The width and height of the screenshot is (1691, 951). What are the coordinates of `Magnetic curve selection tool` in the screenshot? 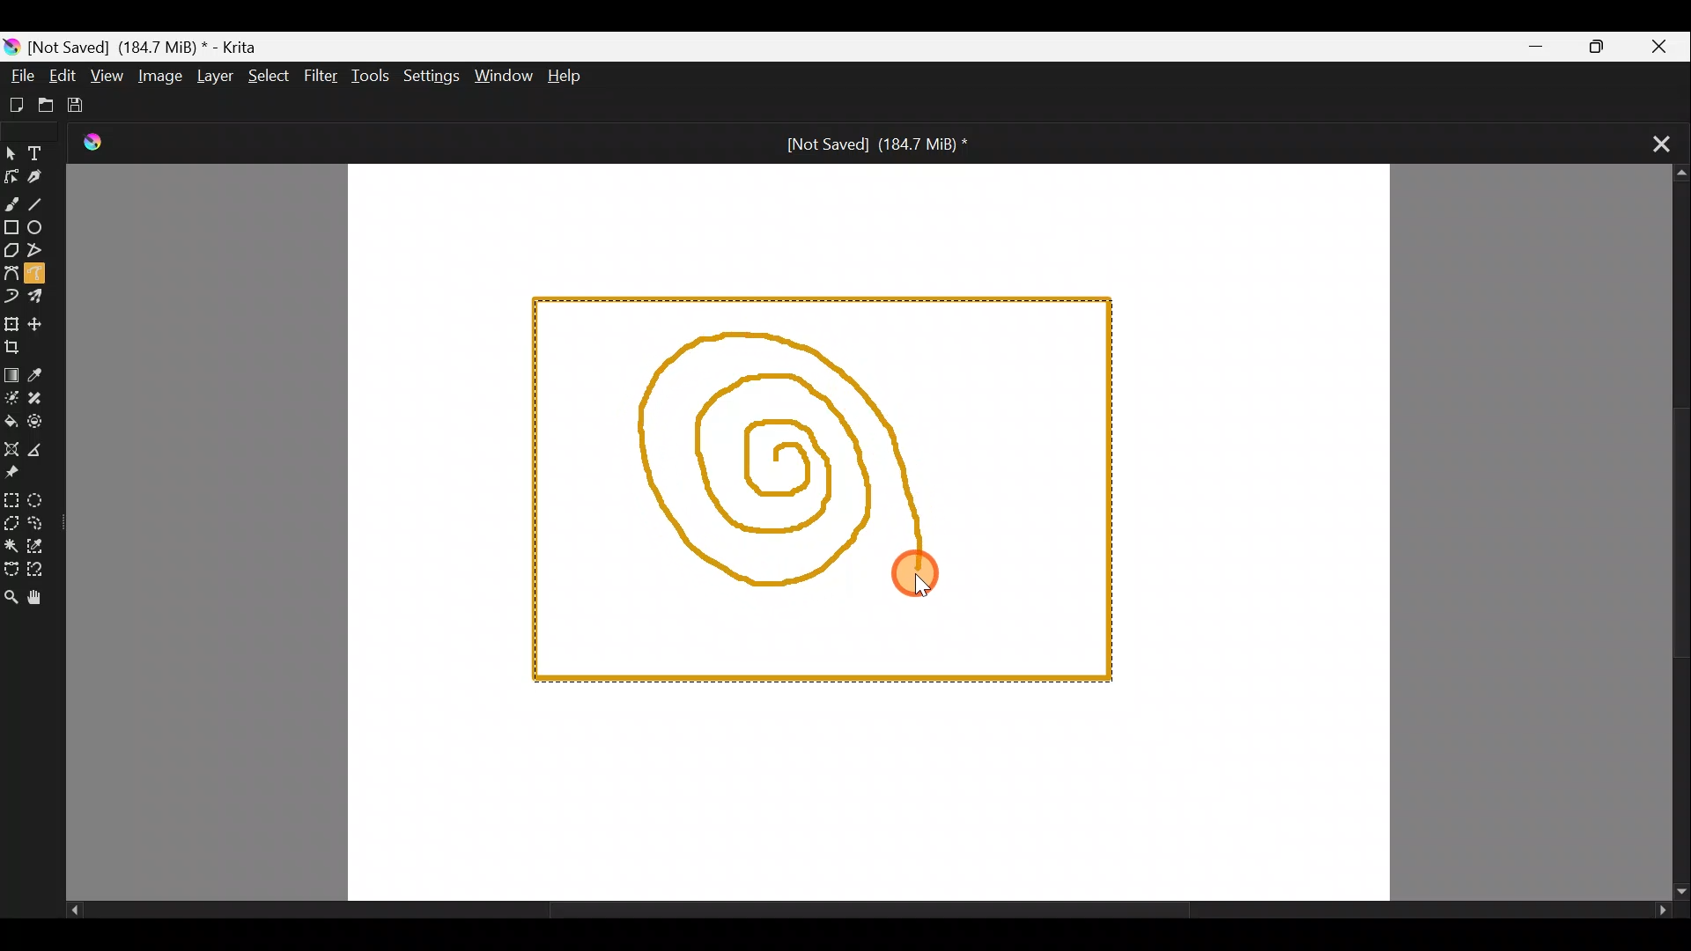 It's located at (41, 571).